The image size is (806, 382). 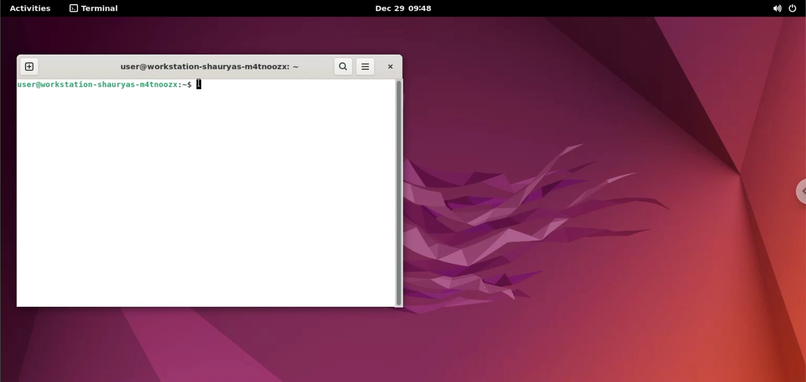 What do you see at coordinates (796, 9) in the screenshot?
I see `power option` at bounding box center [796, 9].